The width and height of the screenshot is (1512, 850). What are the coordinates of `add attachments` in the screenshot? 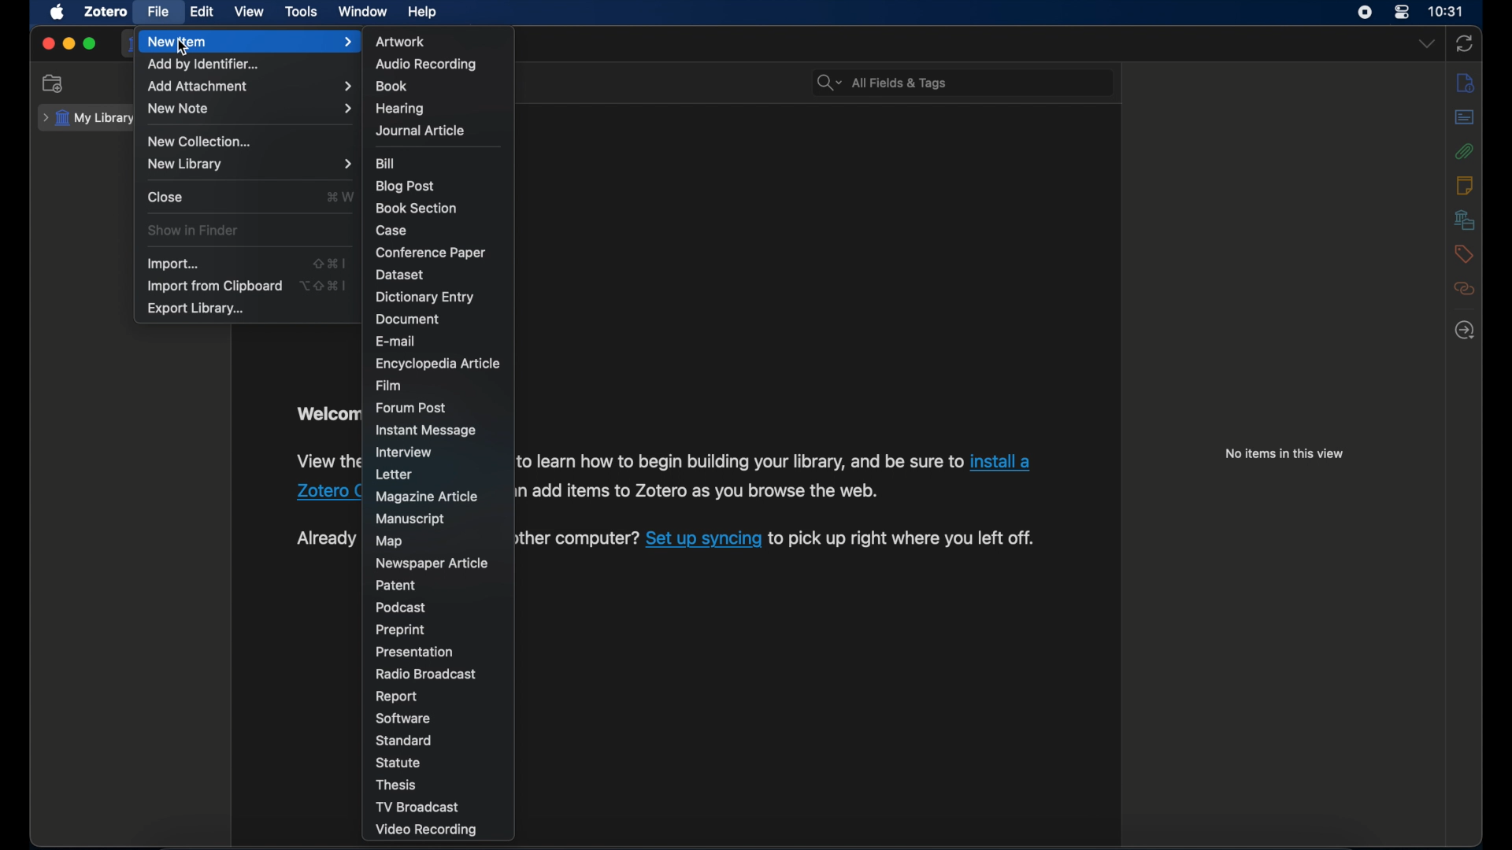 It's located at (250, 87).